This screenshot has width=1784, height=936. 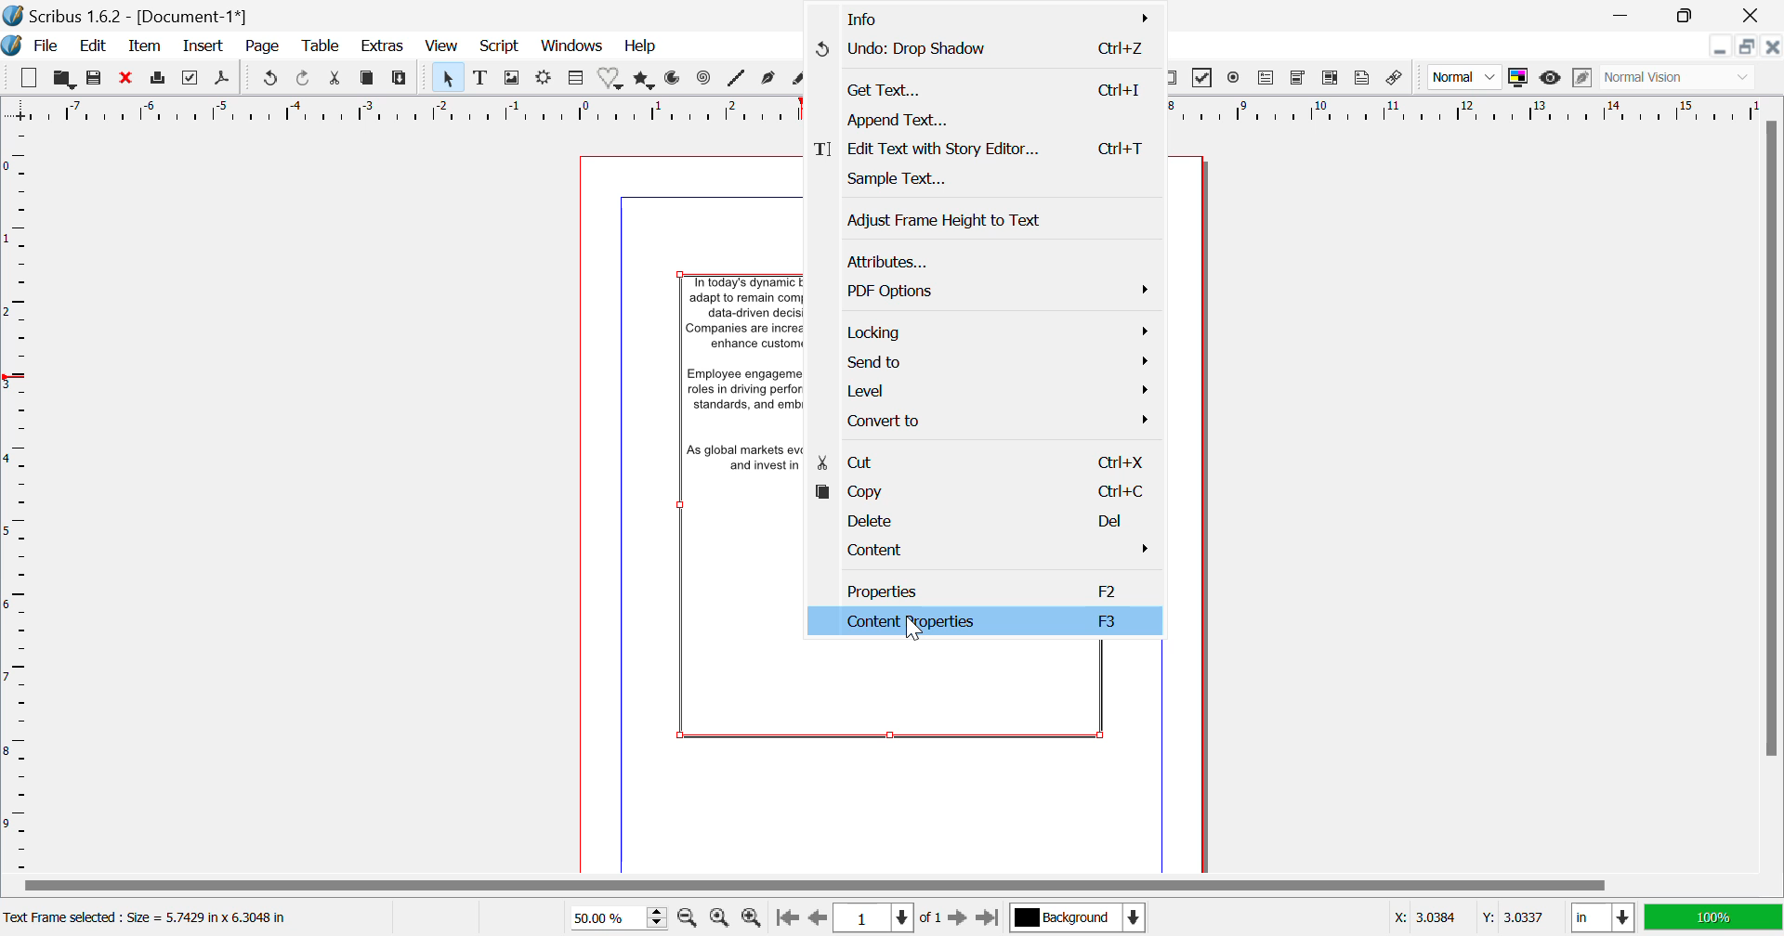 What do you see at coordinates (263, 48) in the screenshot?
I see `Page` at bounding box center [263, 48].